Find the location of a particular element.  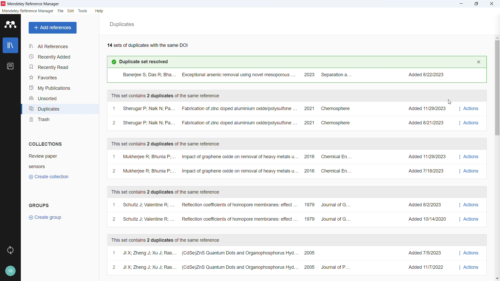

Added 11/7/2022 is located at coordinates (426, 267).